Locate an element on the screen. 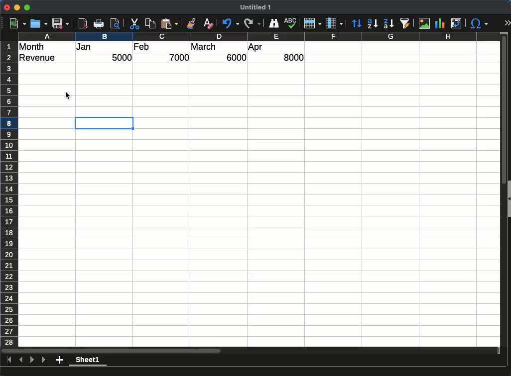 The image size is (511, 376). column  is located at coordinates (334, 23).